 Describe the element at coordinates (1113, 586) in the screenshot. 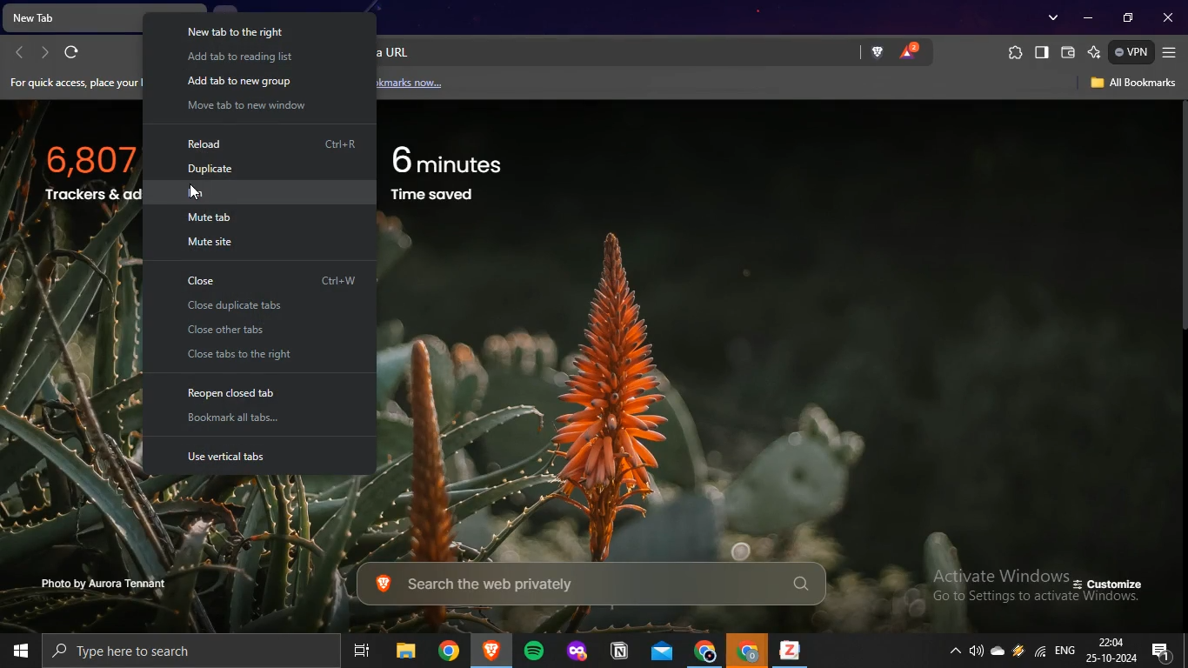

I see `customize` at that location.